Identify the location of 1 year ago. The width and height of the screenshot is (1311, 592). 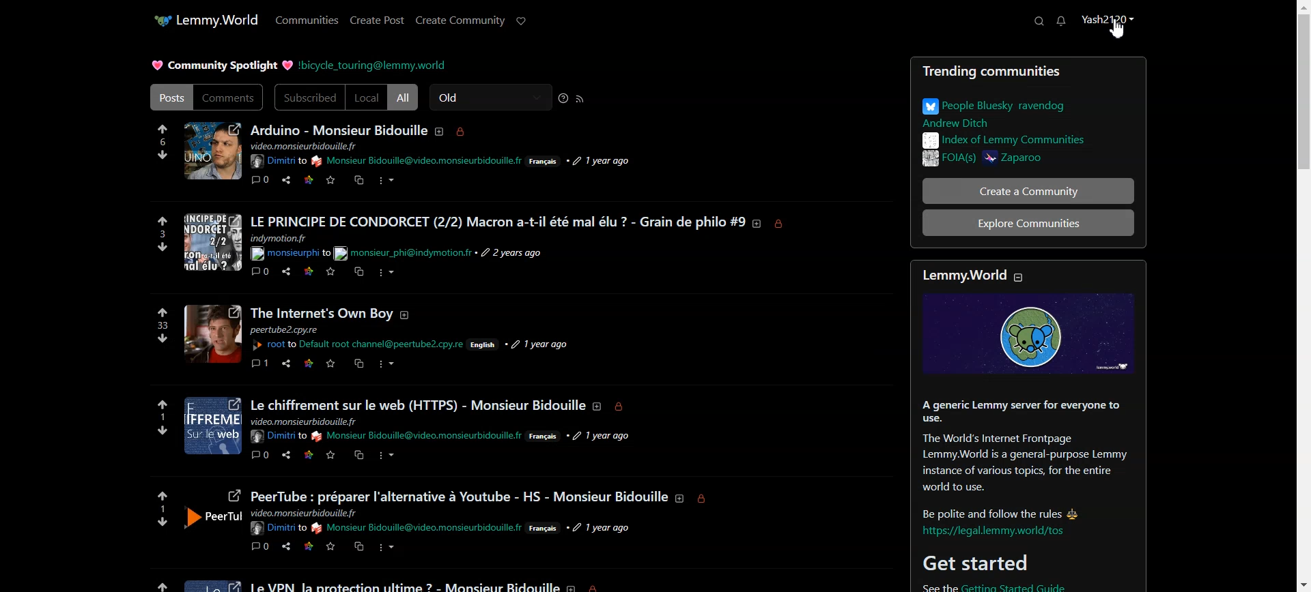
(610, 435).